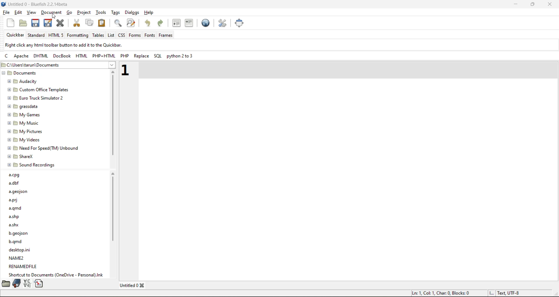 Image resolution: width=559 pixels, height=297 pixels. What do you see at coordinates (17, 258) in the screenshot?
I see `name2` at bounding box center [17, 258].